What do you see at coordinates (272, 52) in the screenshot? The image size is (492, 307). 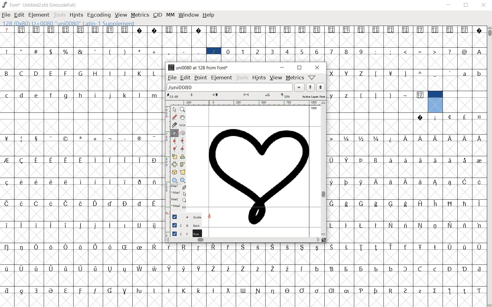 I see `glyph` at bounding box center [272, 52].